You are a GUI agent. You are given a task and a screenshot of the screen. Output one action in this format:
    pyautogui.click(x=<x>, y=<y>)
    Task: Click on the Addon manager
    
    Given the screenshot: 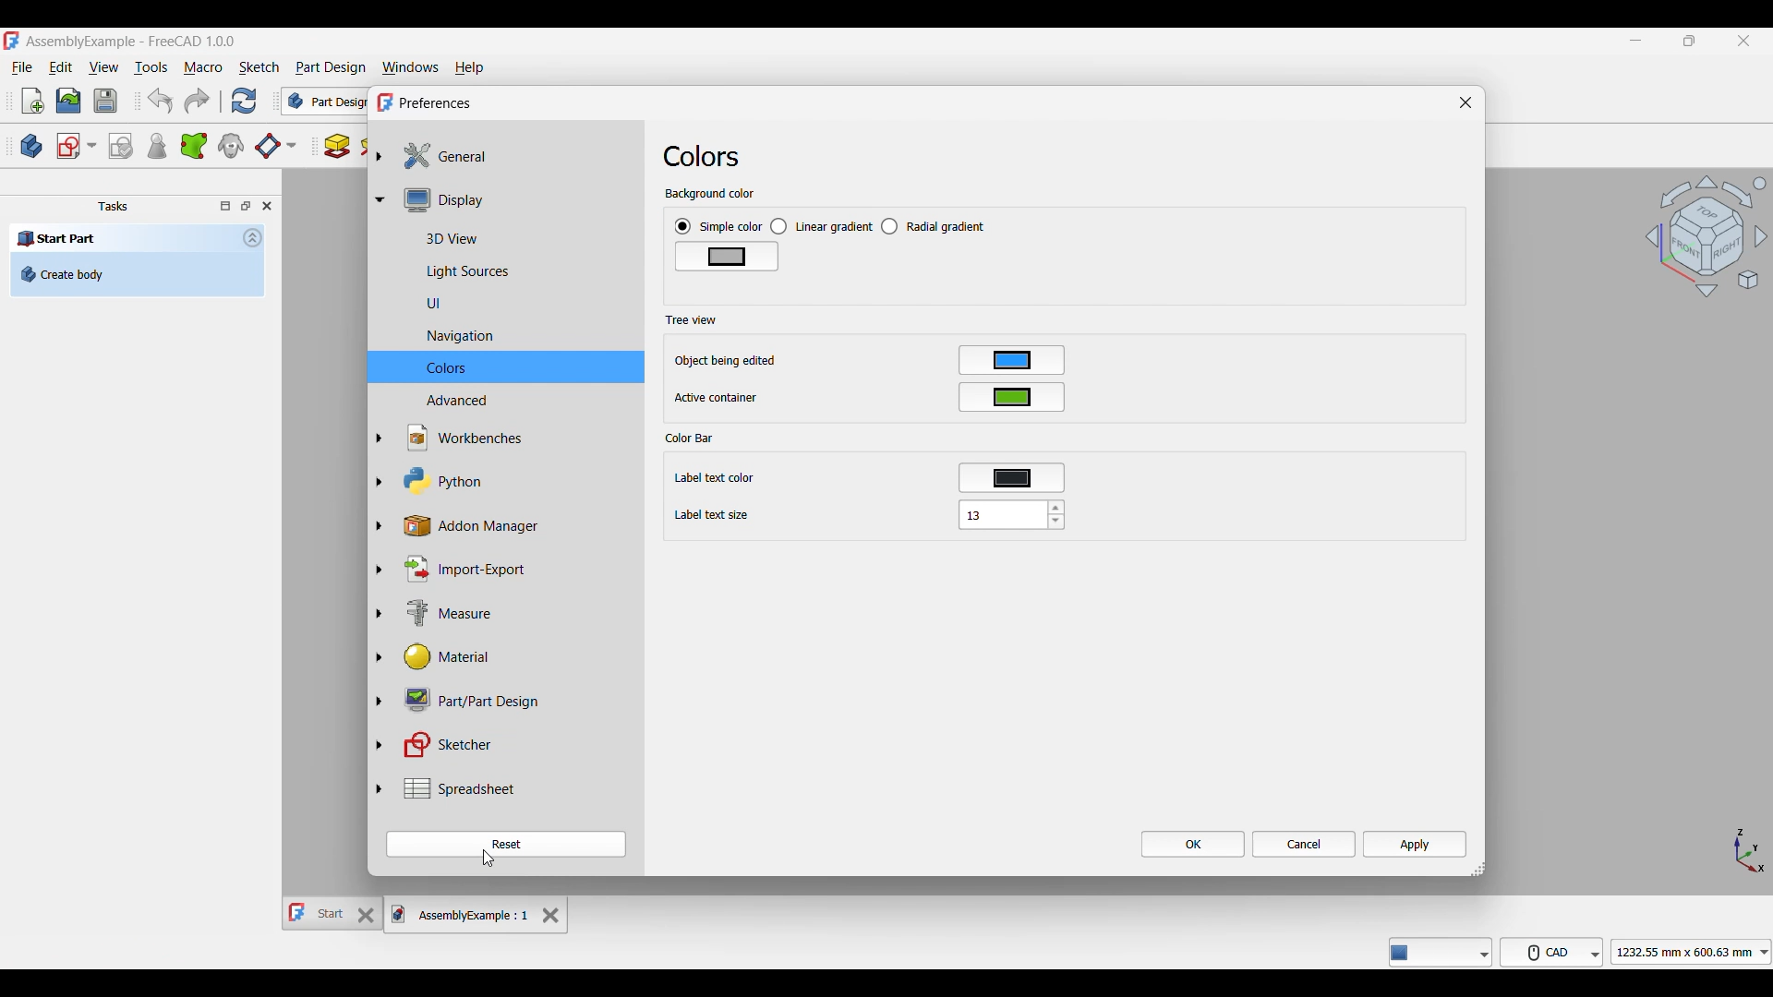 What is the action you would take?
    pyautogui.click(x=477, y=527)
    